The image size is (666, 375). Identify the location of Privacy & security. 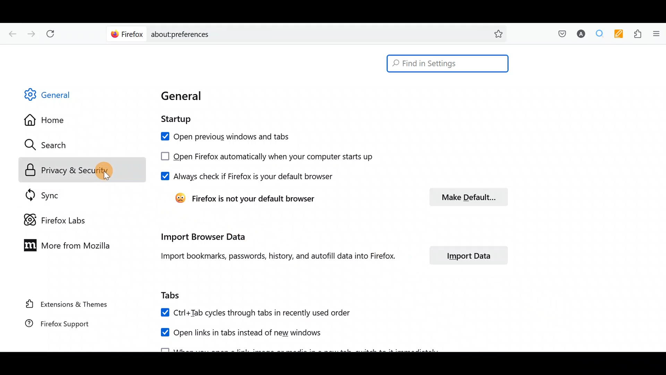
(84, 169).